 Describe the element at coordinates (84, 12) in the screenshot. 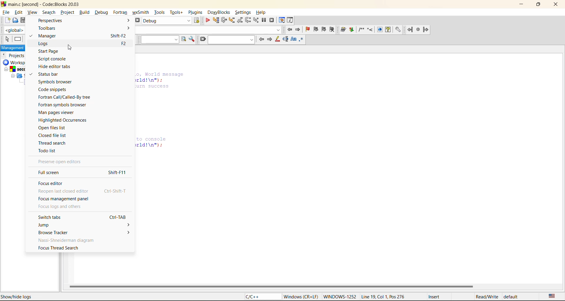

I see `build` at that location.